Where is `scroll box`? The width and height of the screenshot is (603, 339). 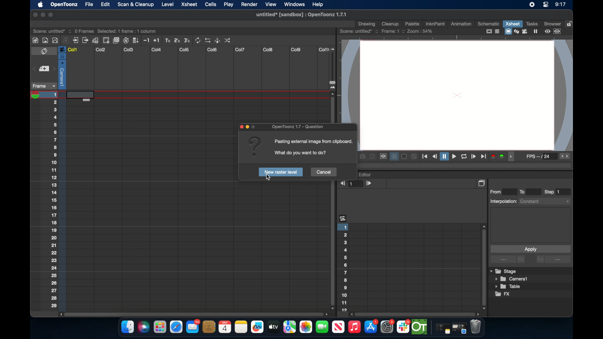
scroll box is located at coordinates (483, 267).